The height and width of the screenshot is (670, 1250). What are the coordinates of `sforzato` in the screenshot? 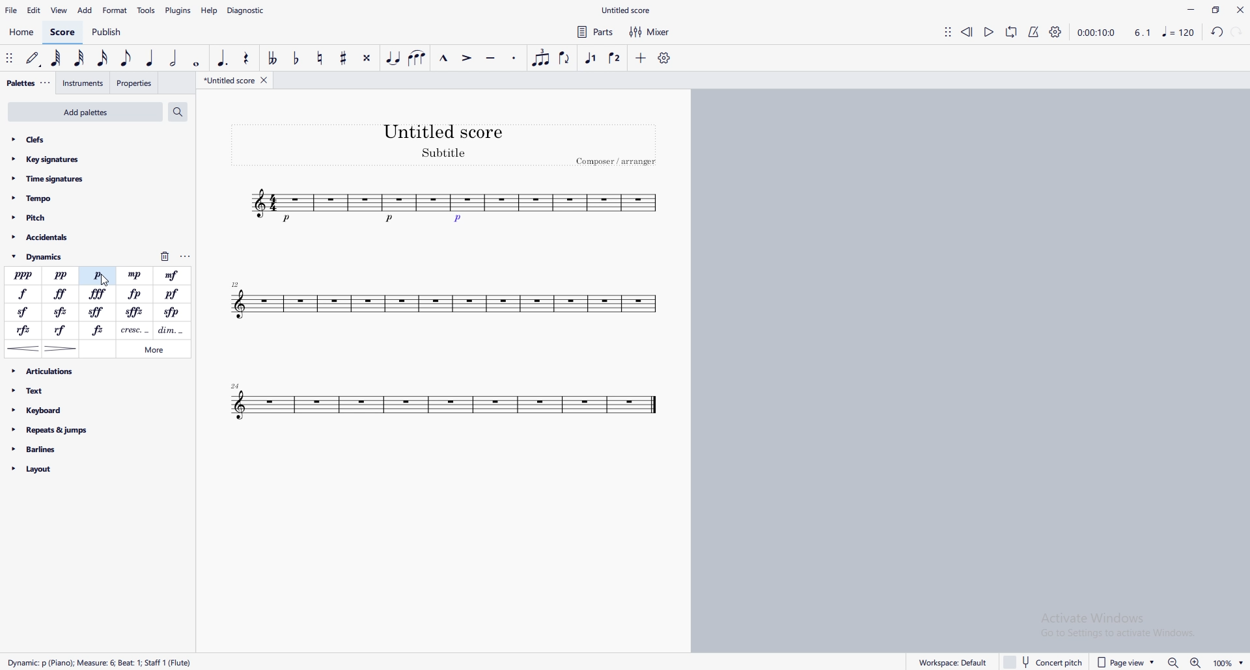 It's located at (135, 311).